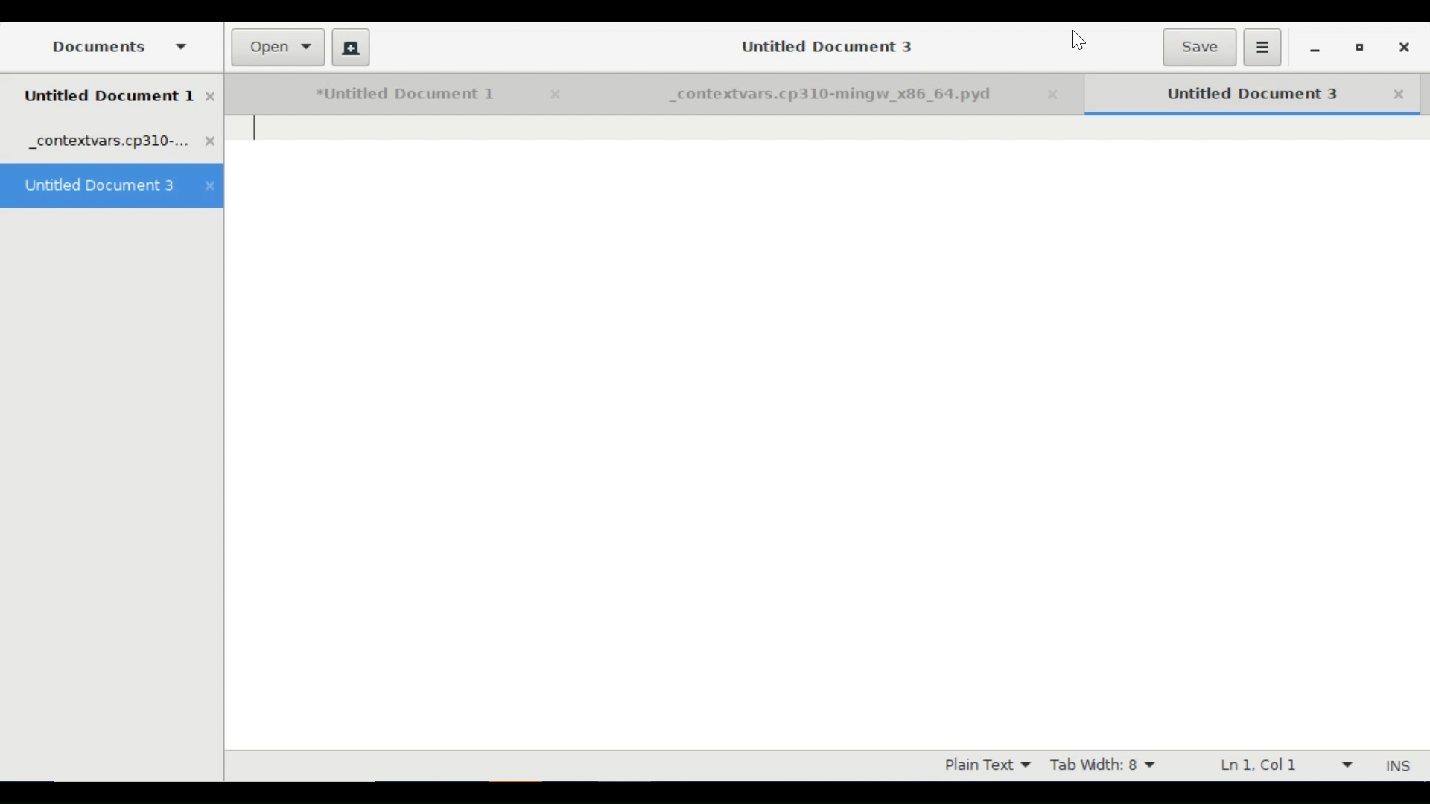 The height and width of the screenshot is (804, 1430). I want to click on Application menu, so click(1262, 47).